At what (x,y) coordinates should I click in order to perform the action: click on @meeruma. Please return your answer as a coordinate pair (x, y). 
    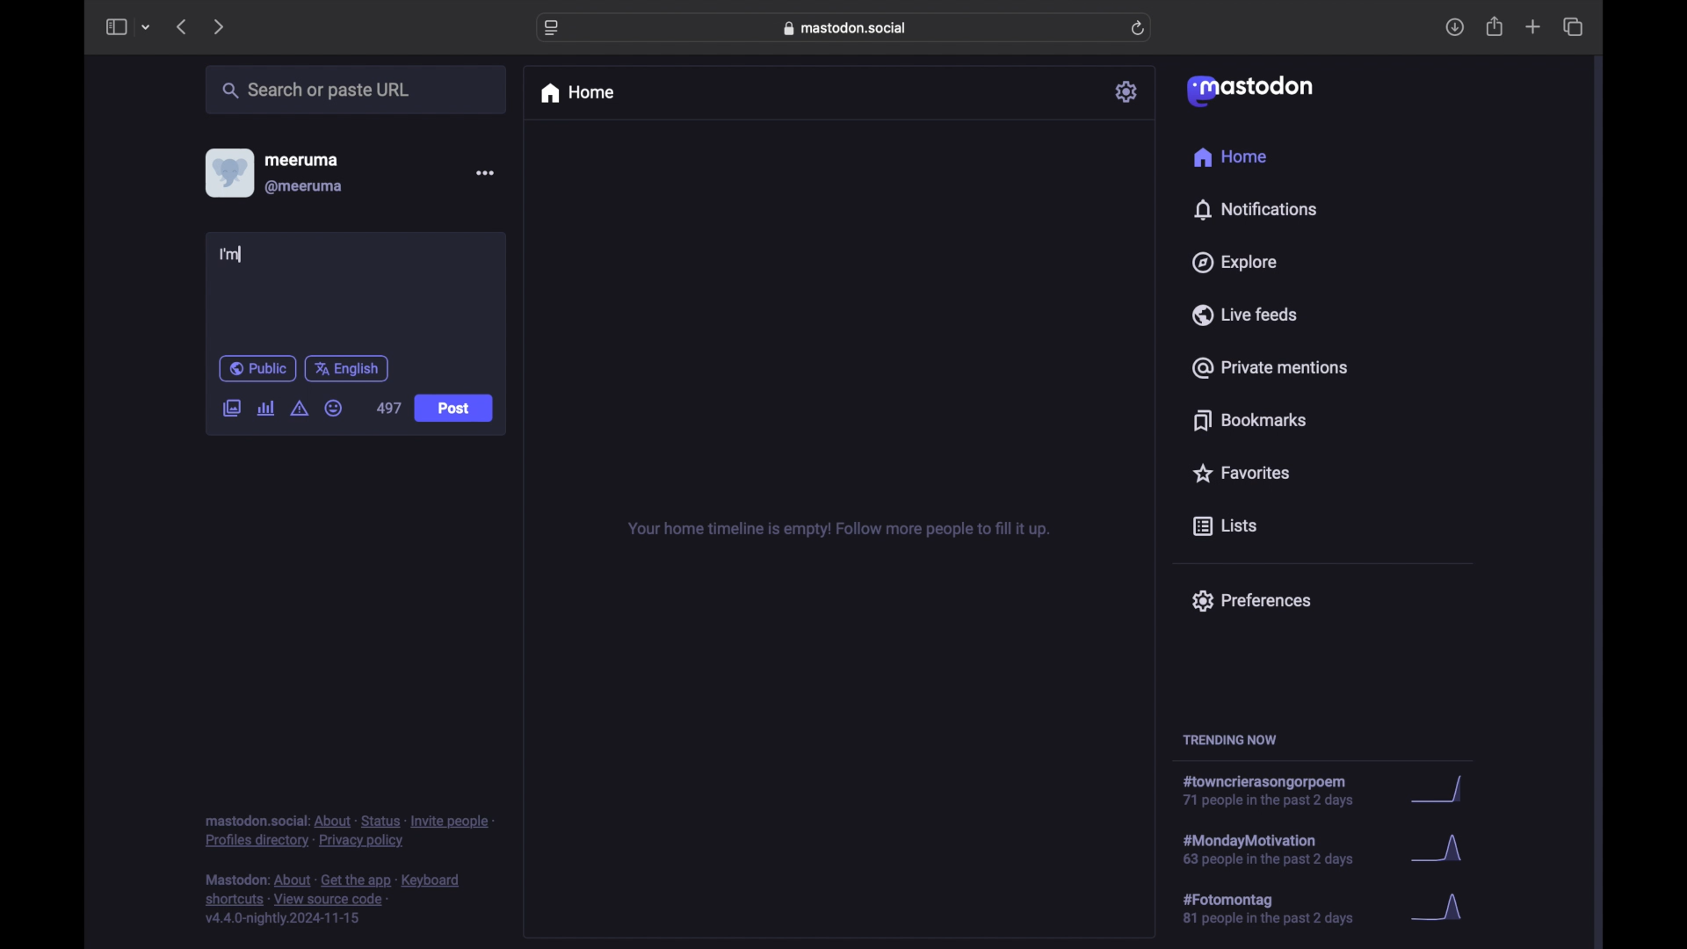
    Looking at the image, I should click on (306, 187).